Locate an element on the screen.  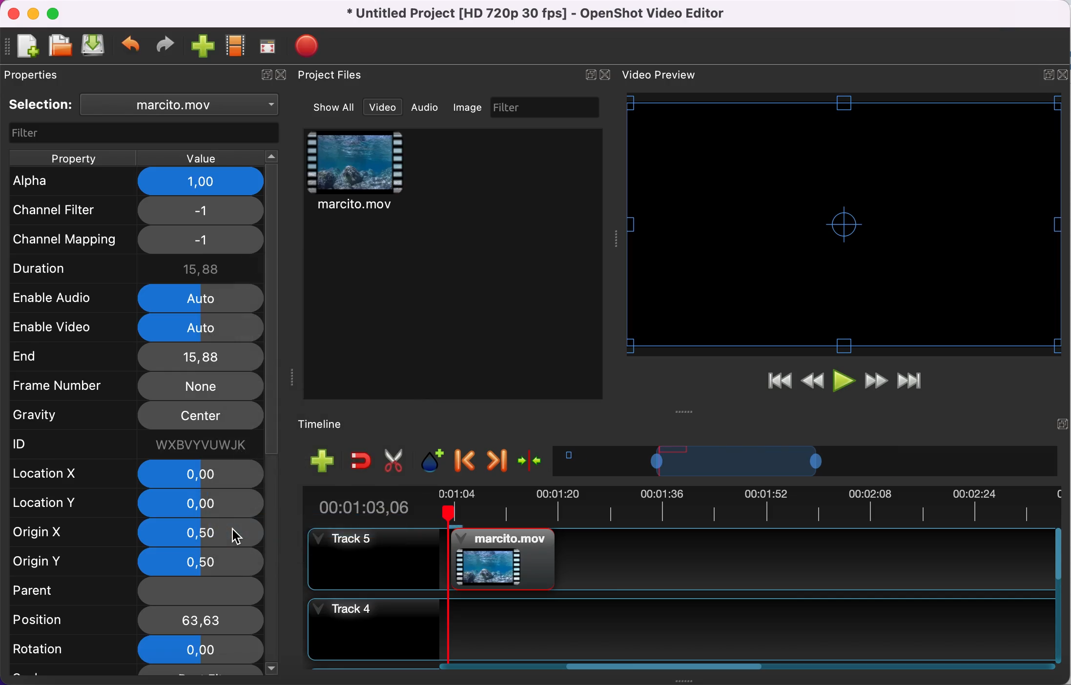
parent none is located at coordinates (134, 592).